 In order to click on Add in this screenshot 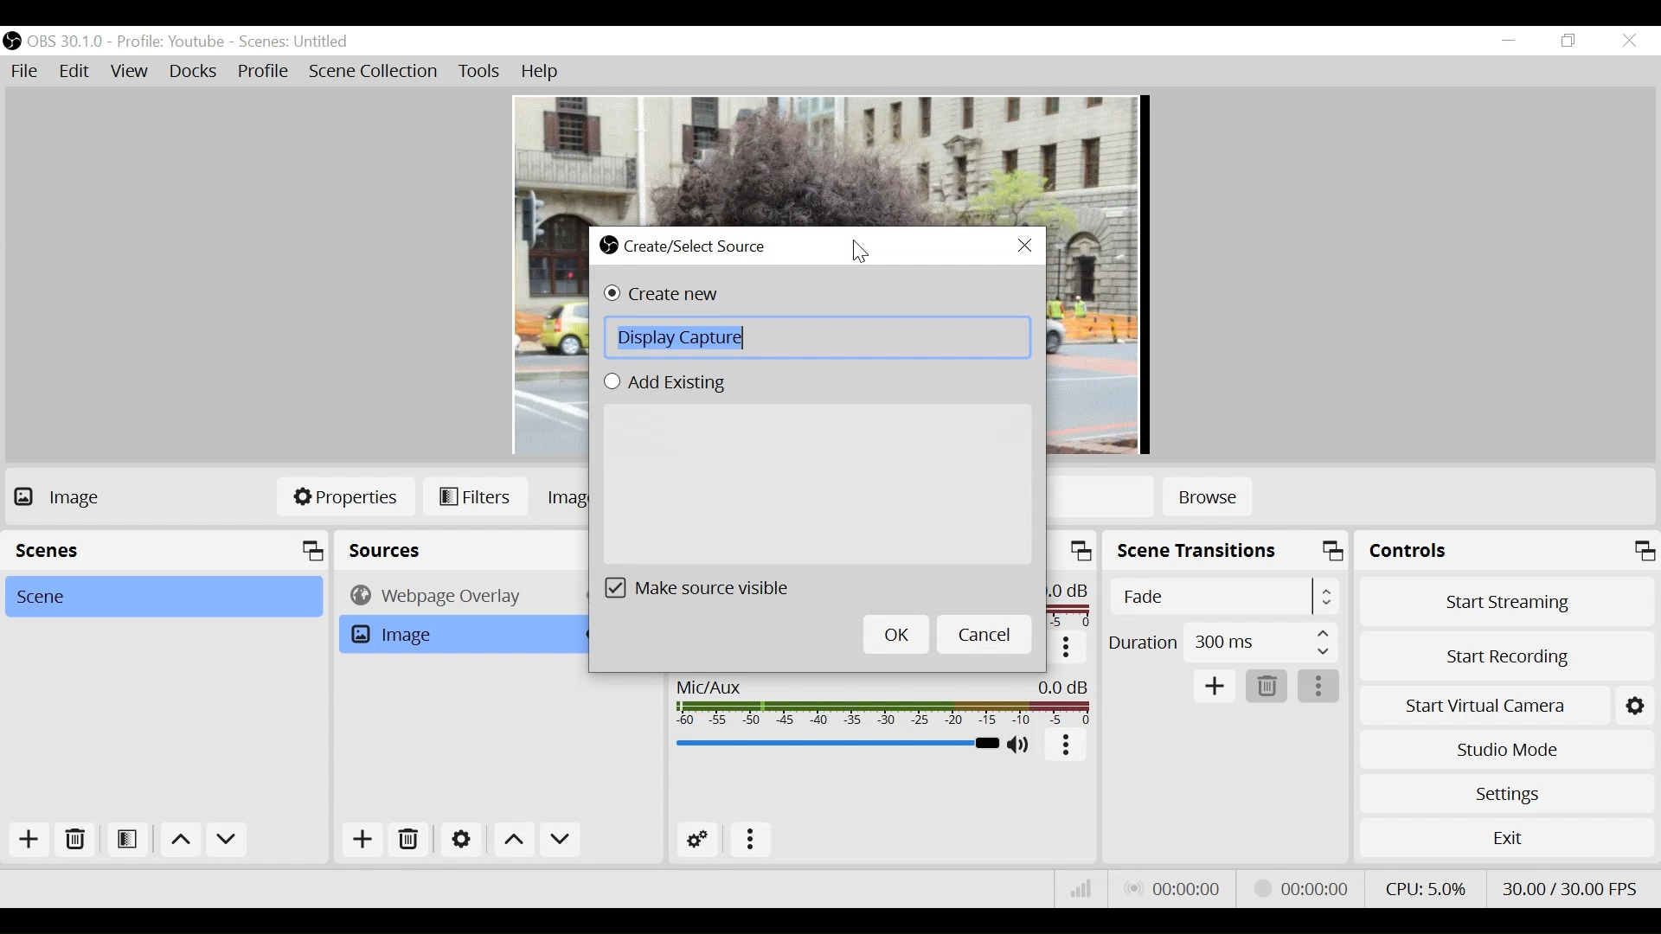, I will do `click(30, 841)`.